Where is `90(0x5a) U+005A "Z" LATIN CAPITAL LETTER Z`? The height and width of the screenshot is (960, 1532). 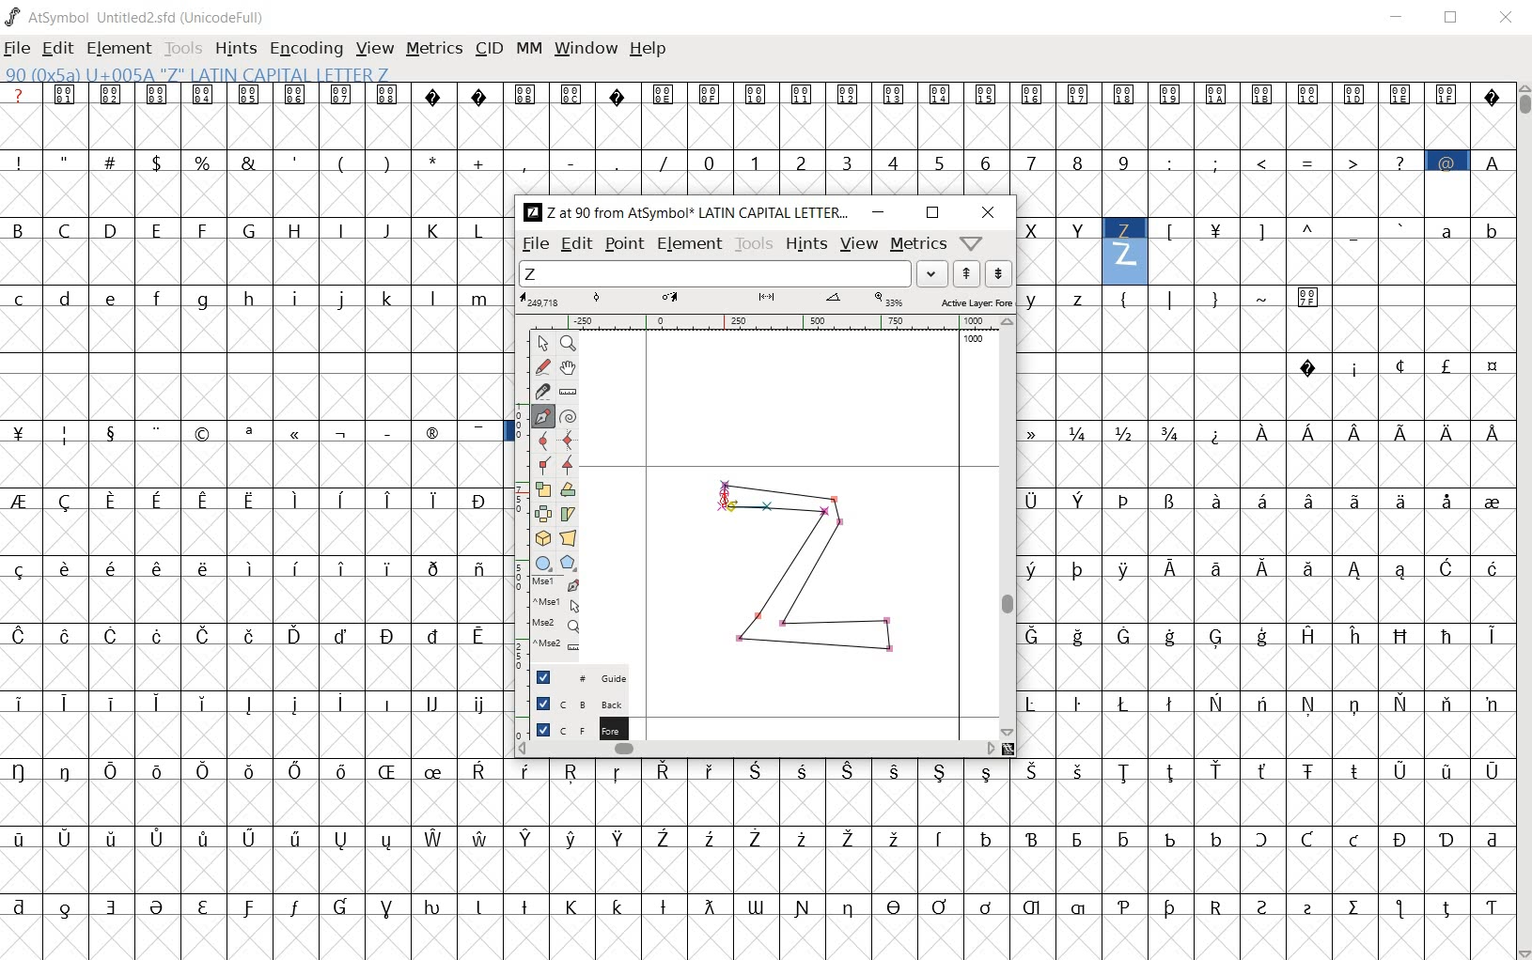 90(0x5a) U+005A "Z" LATIN CAPITAL LETTER Z is located at coordinates (1125, 247).